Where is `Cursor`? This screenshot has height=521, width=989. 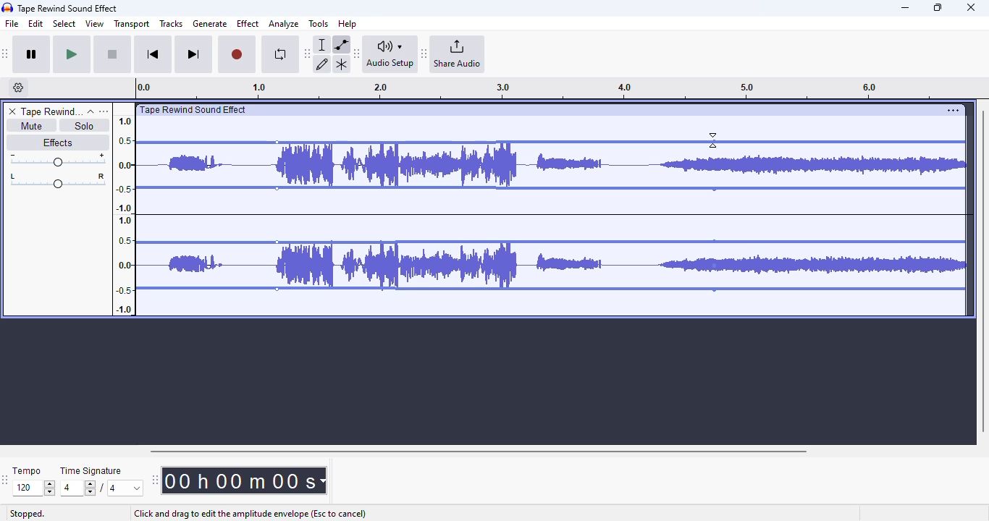 Cursor is located at coordinates (712, 140).